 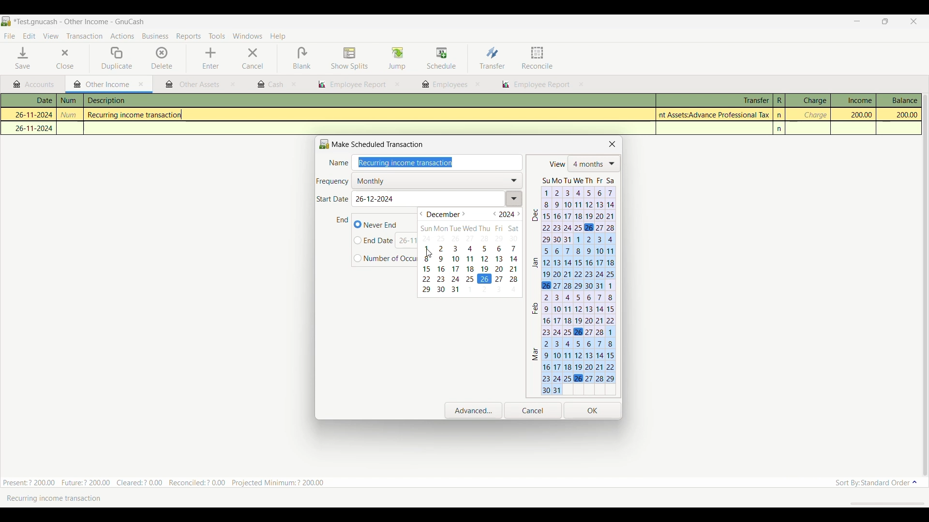 What do you see at coordinates (374, 241) in the screenshot?
I see `Input specific end date` at bounding box center [374, 241].